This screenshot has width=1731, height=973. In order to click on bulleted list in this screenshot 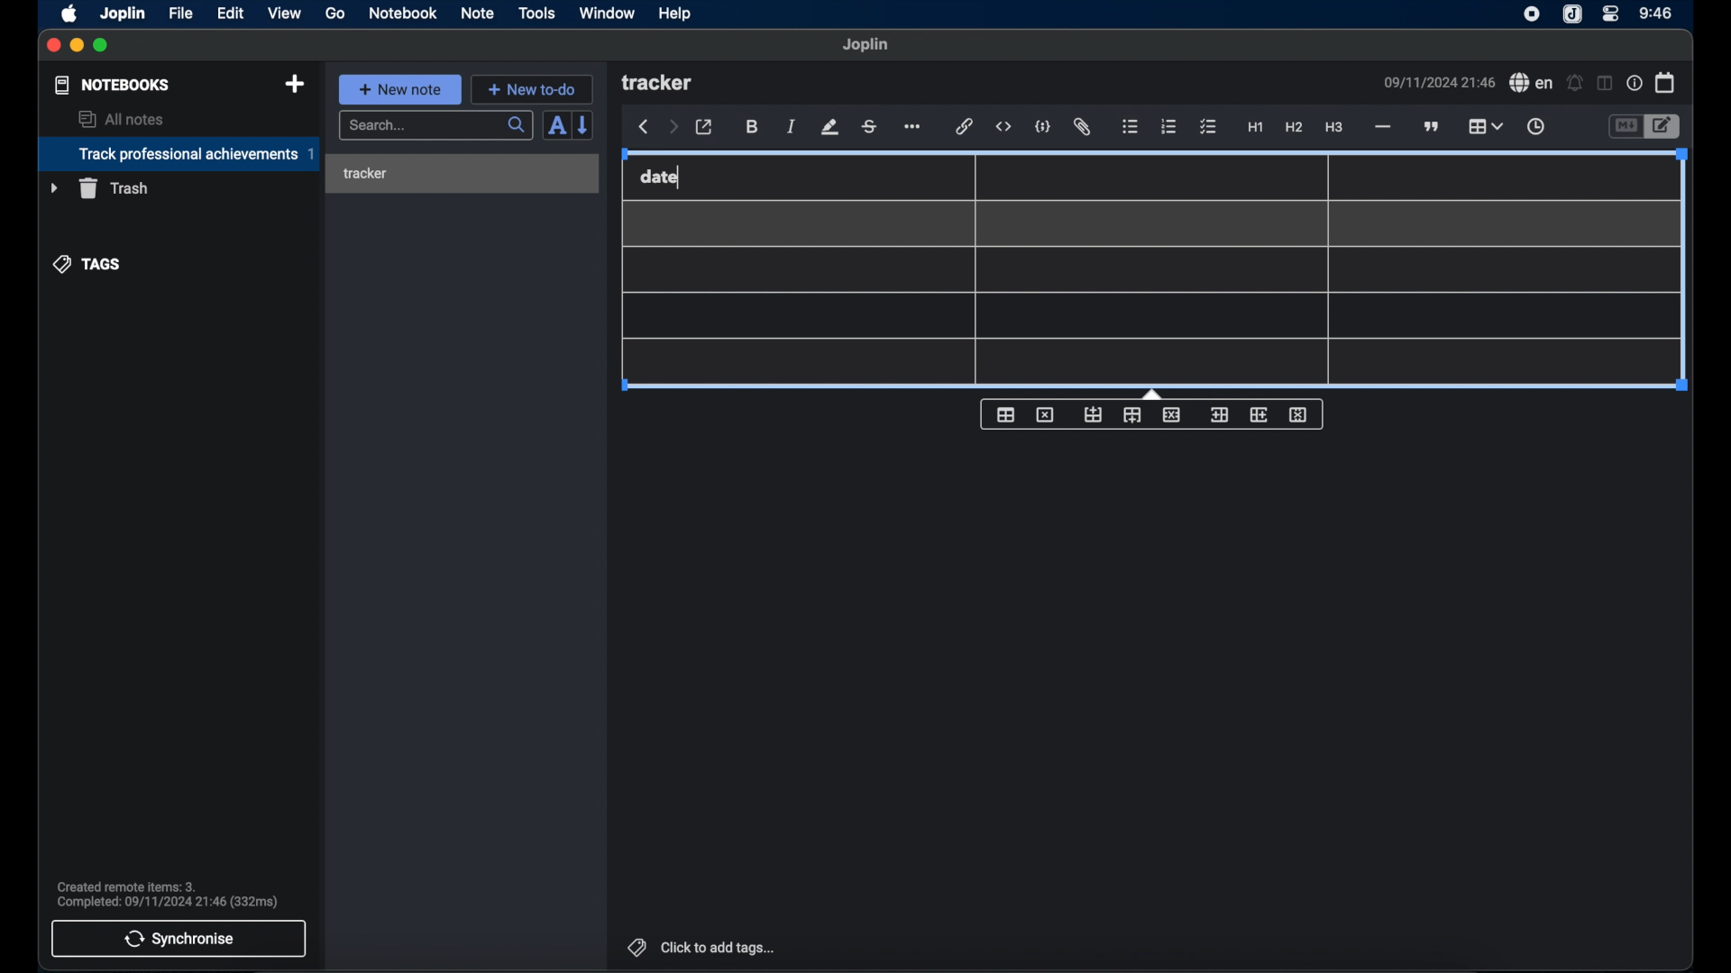, I will do `click(1131, 128)`.